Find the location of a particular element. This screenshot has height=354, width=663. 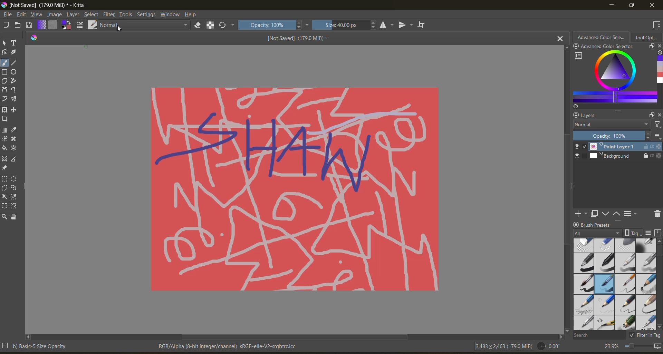

image is located at coordinates (55, 15).